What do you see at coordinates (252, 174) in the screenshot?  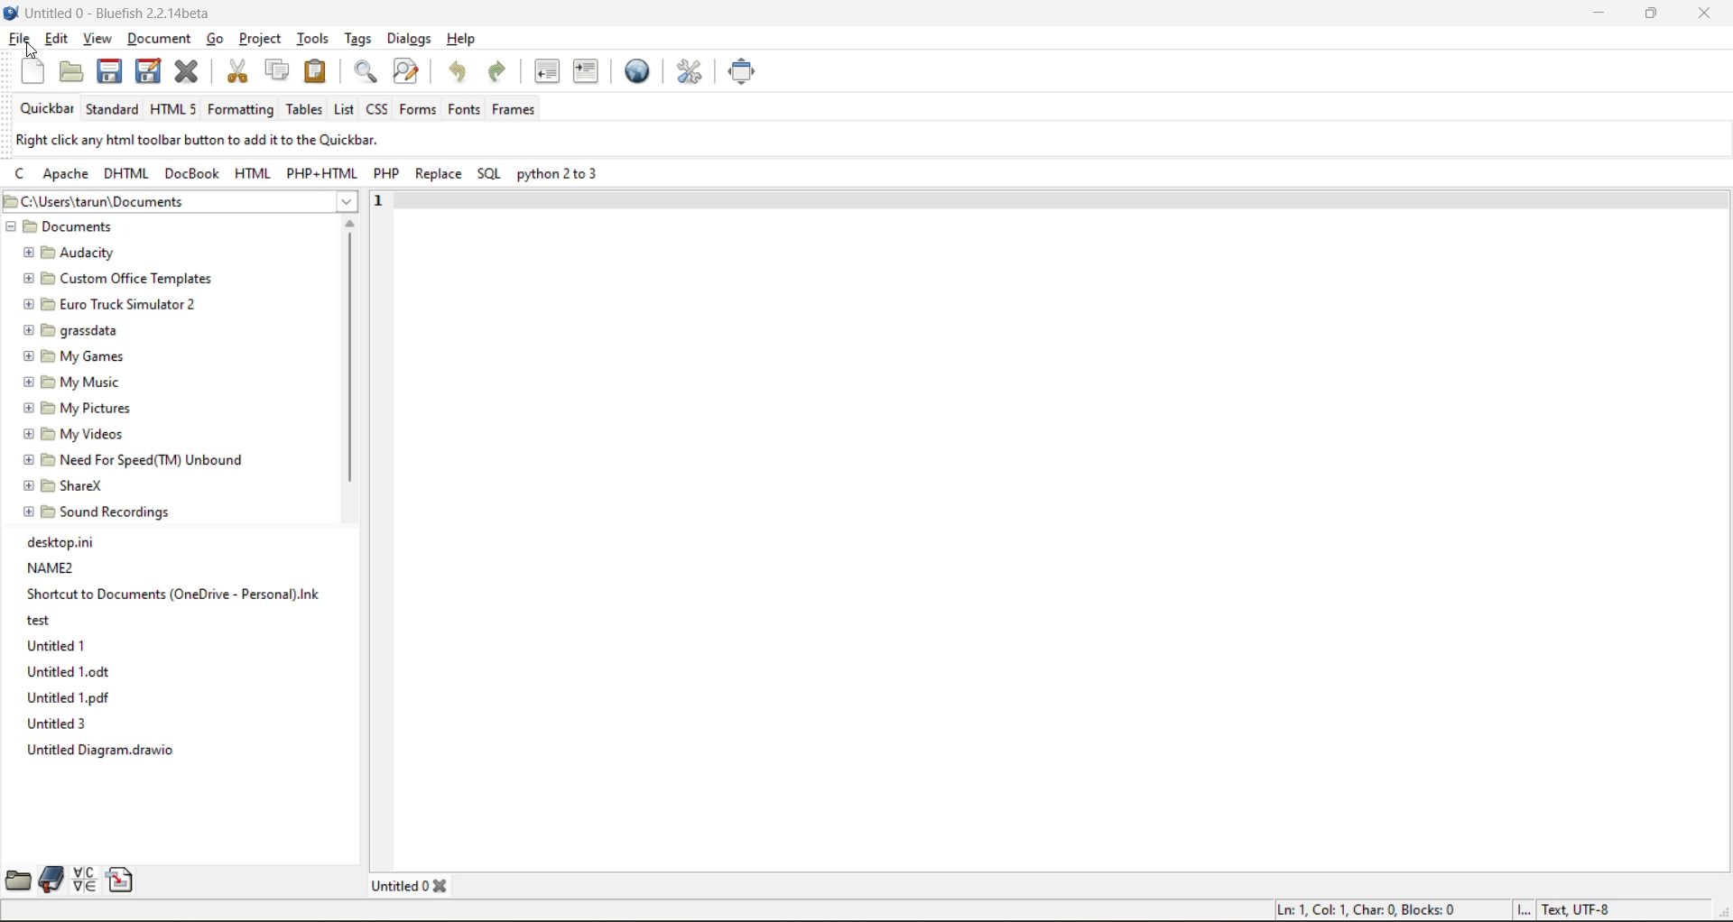 I see `html` at bounding box center [252, 174].